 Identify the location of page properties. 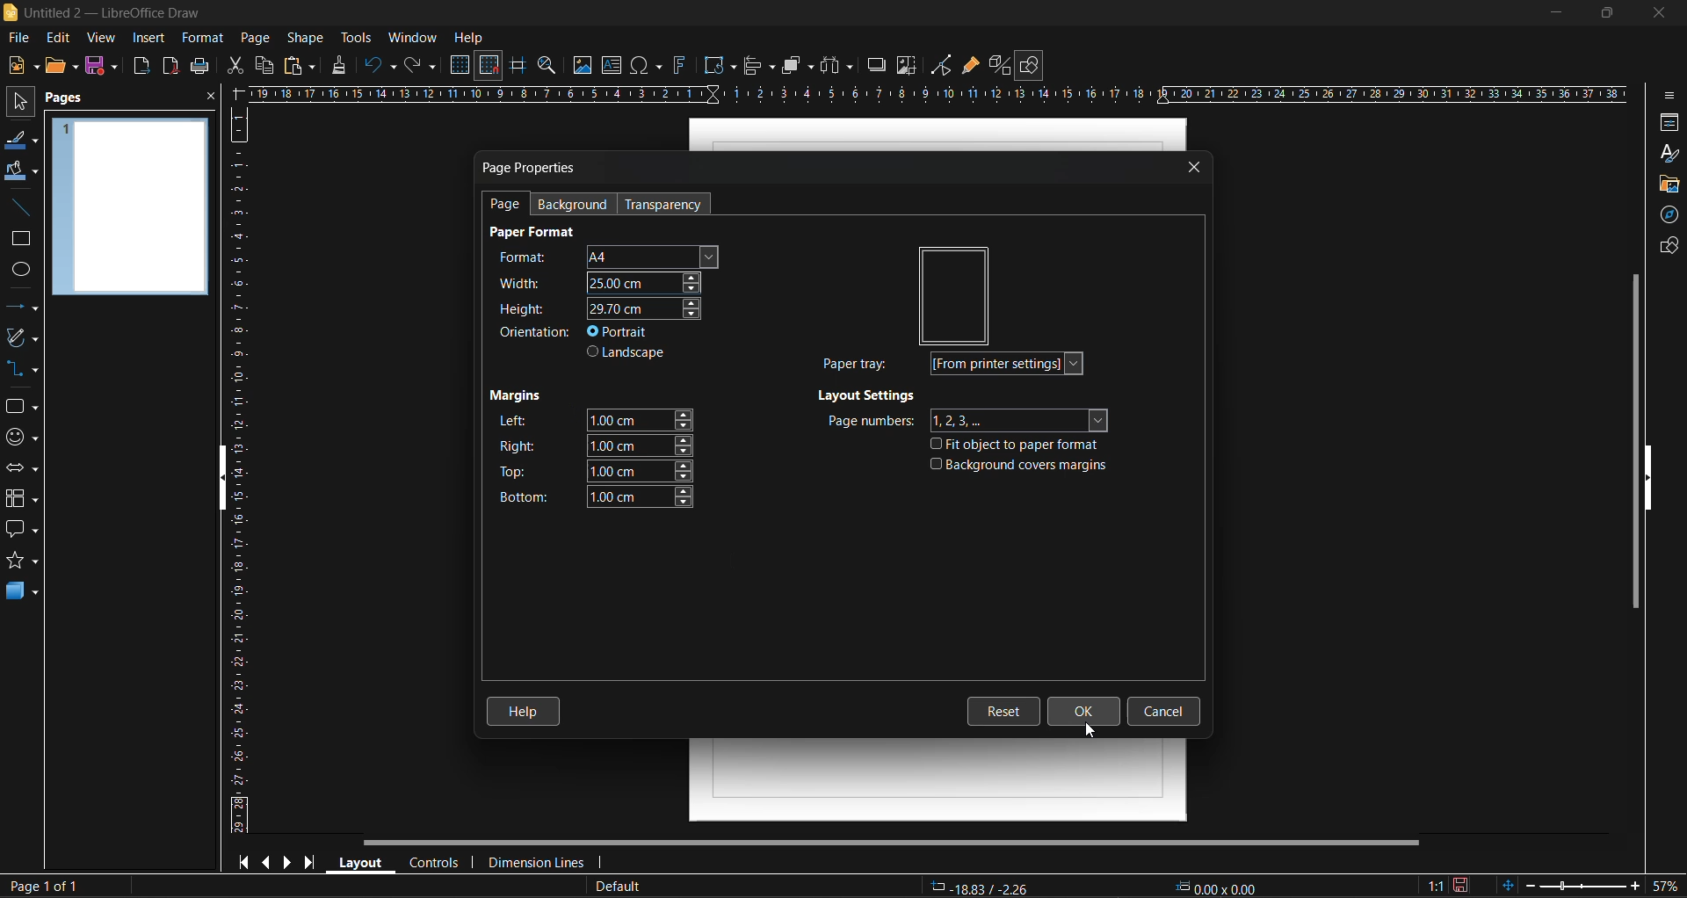
(533, 168).